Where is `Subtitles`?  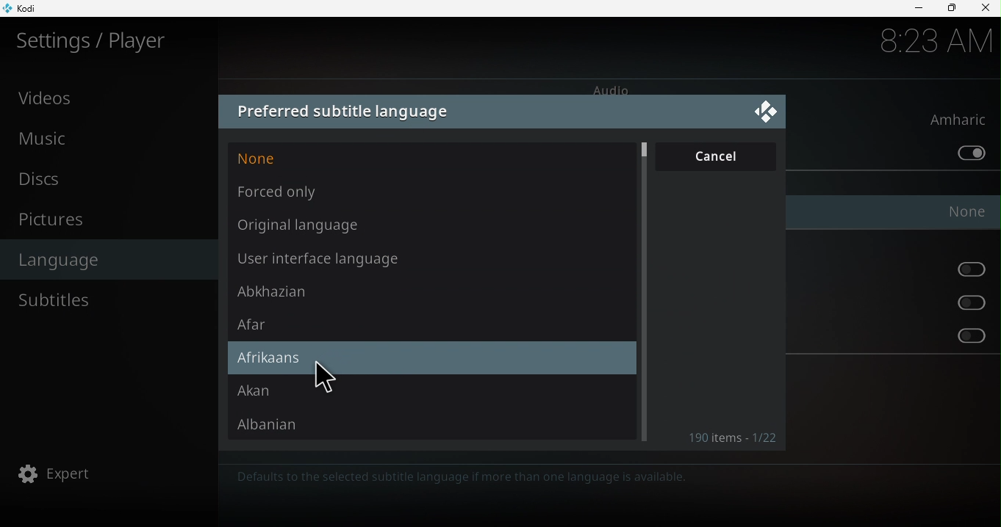
Subtitles is located at coordinates (103, 301).